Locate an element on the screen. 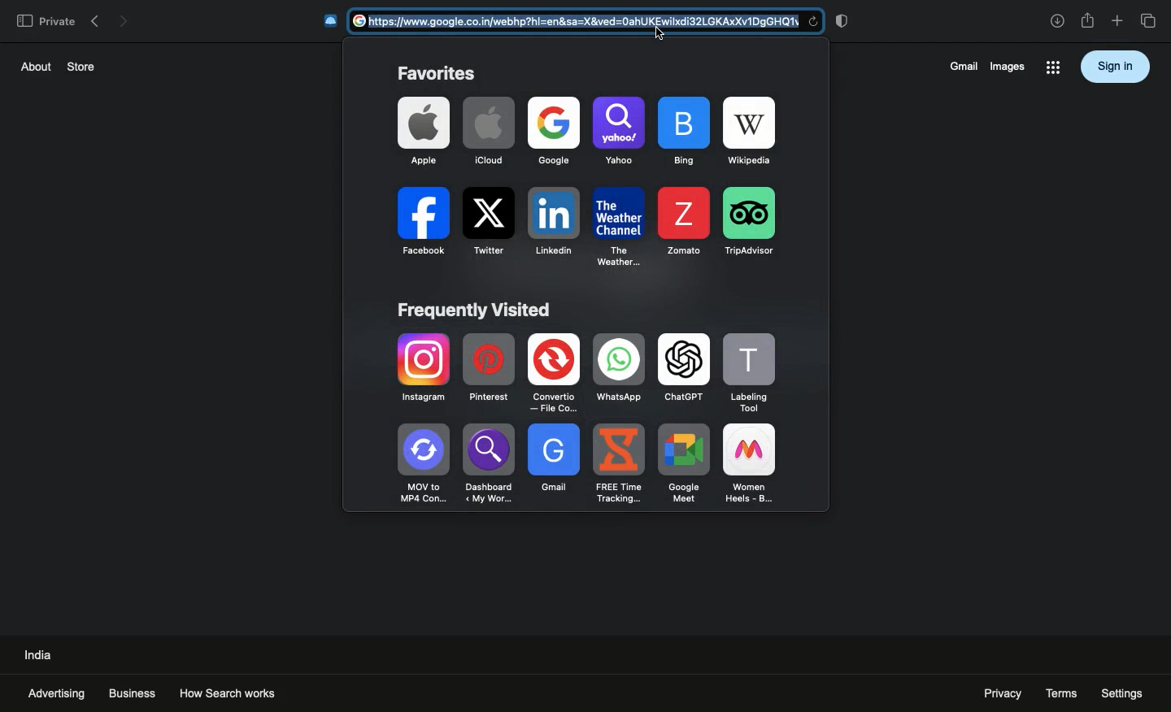 This screenshot has height=712, width=1171. favorite websites is located at coordinates (581, 185).